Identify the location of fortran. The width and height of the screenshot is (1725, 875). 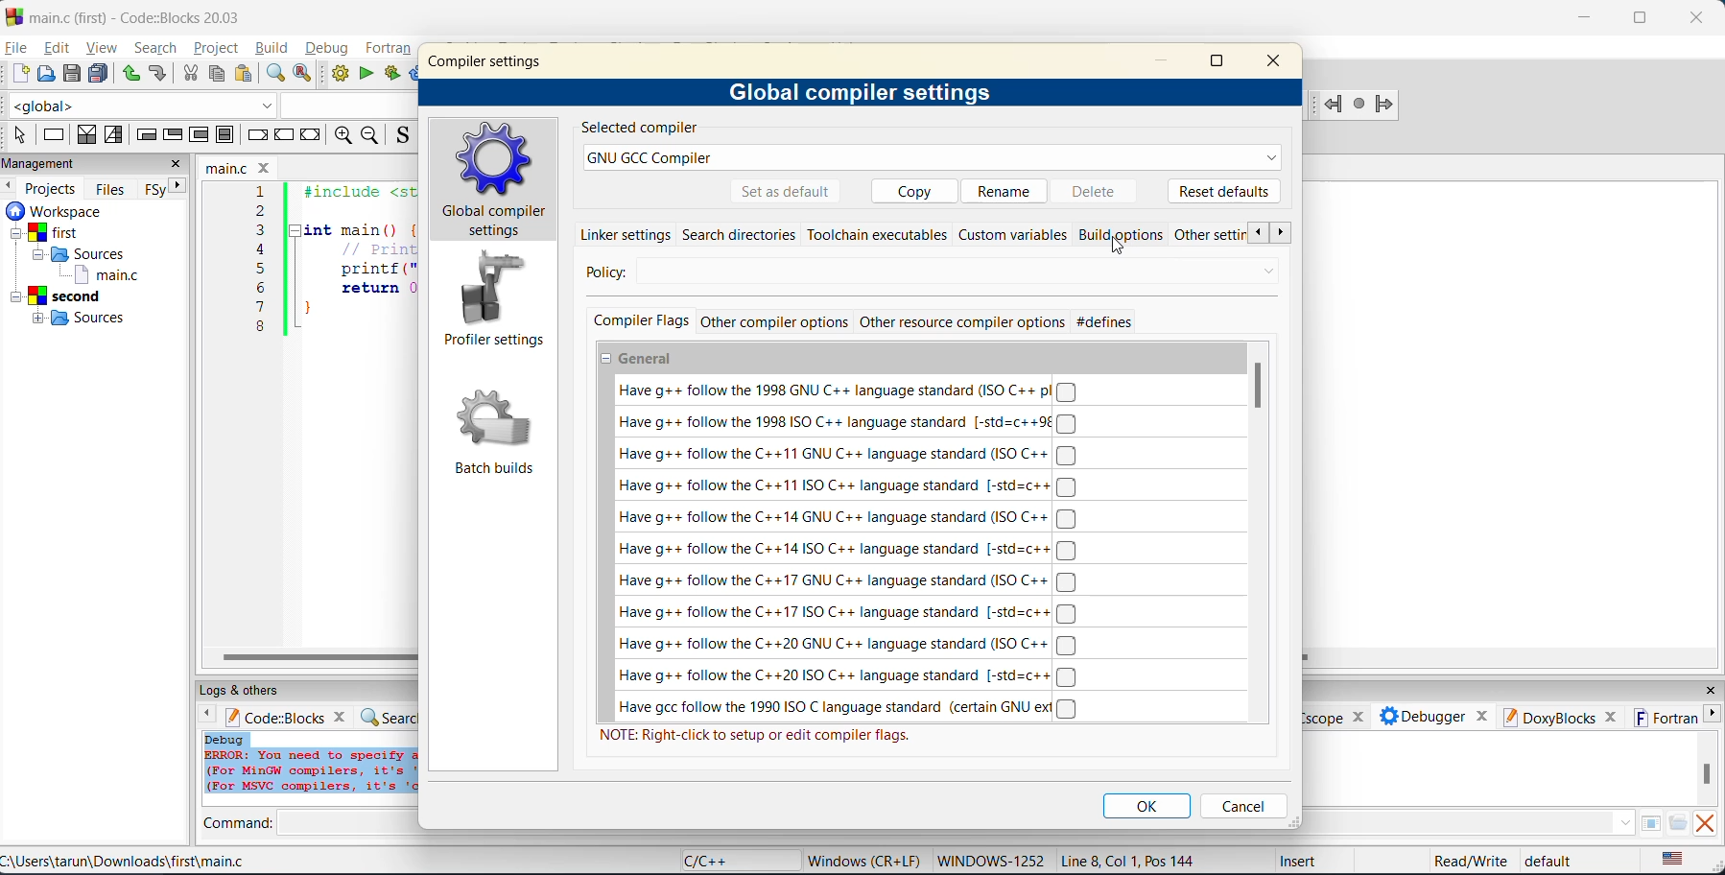
(390, 49).